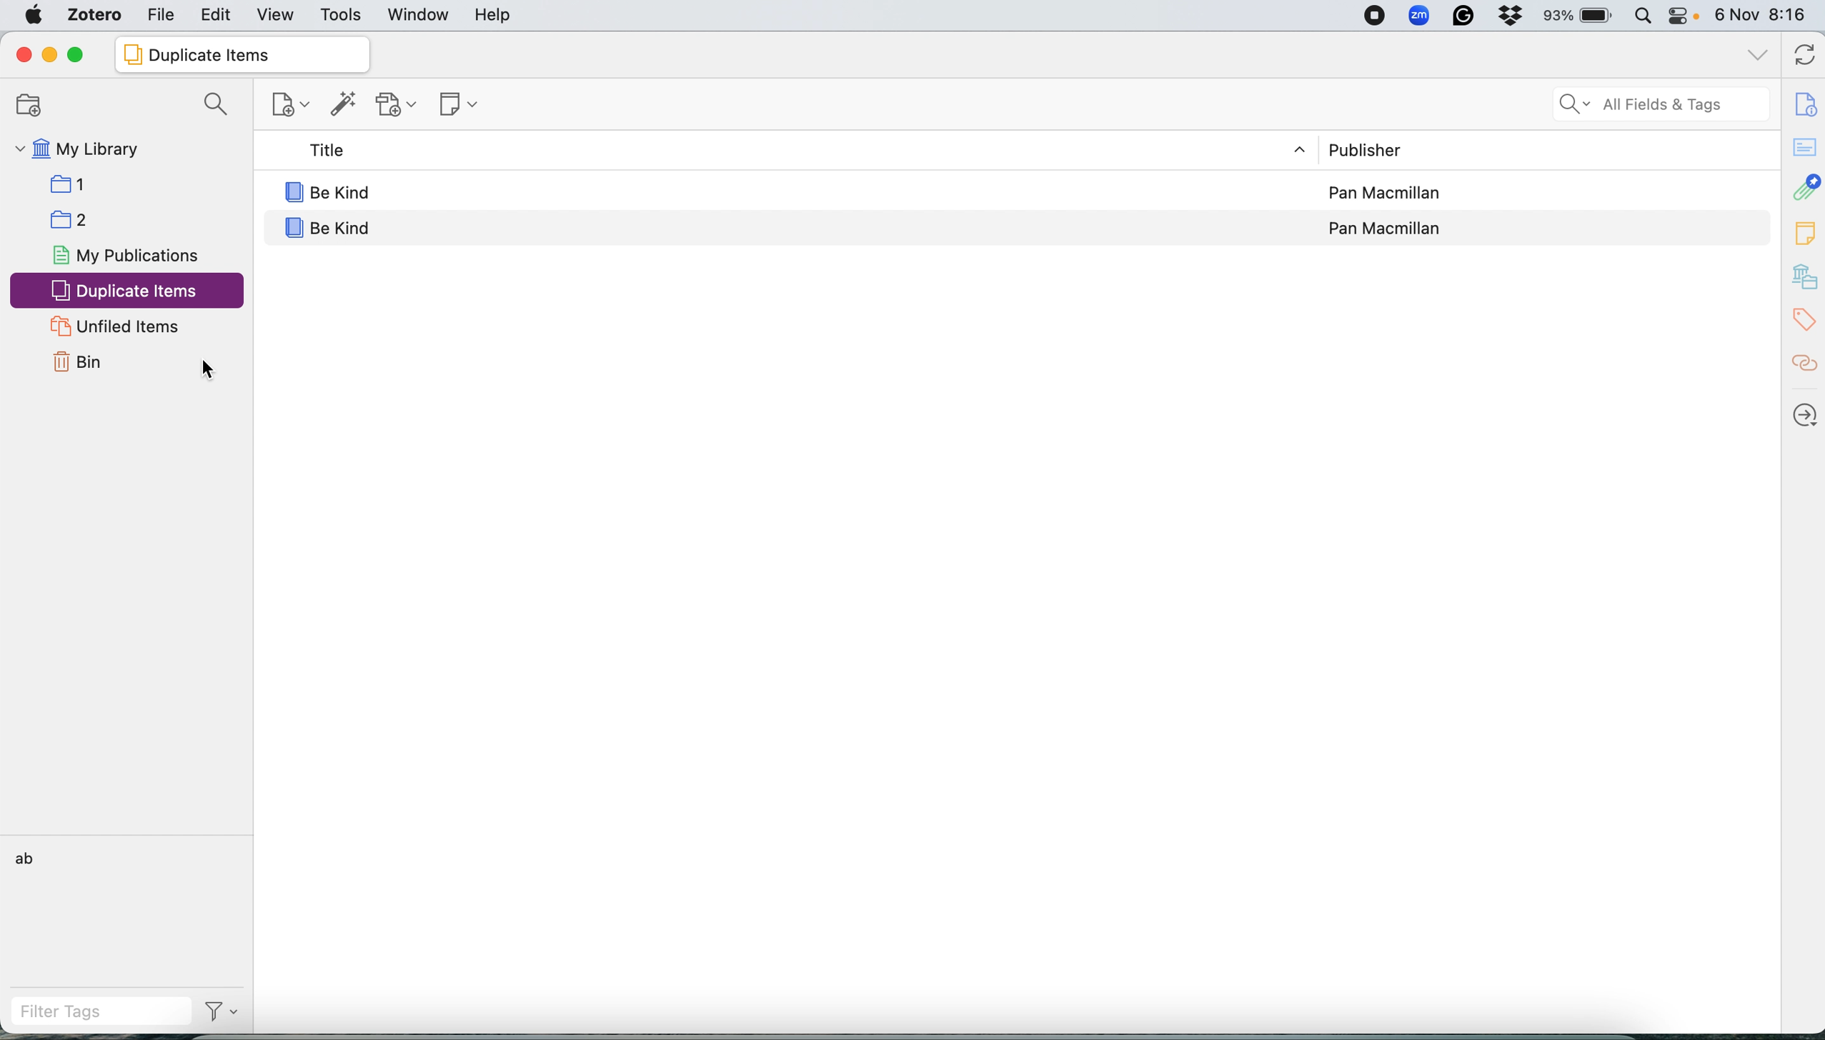 The width and height of the screenshot is (1825, 1040). Describe the element at coordinates (210, 374) in the screenshot. I see `cursor` at that location.